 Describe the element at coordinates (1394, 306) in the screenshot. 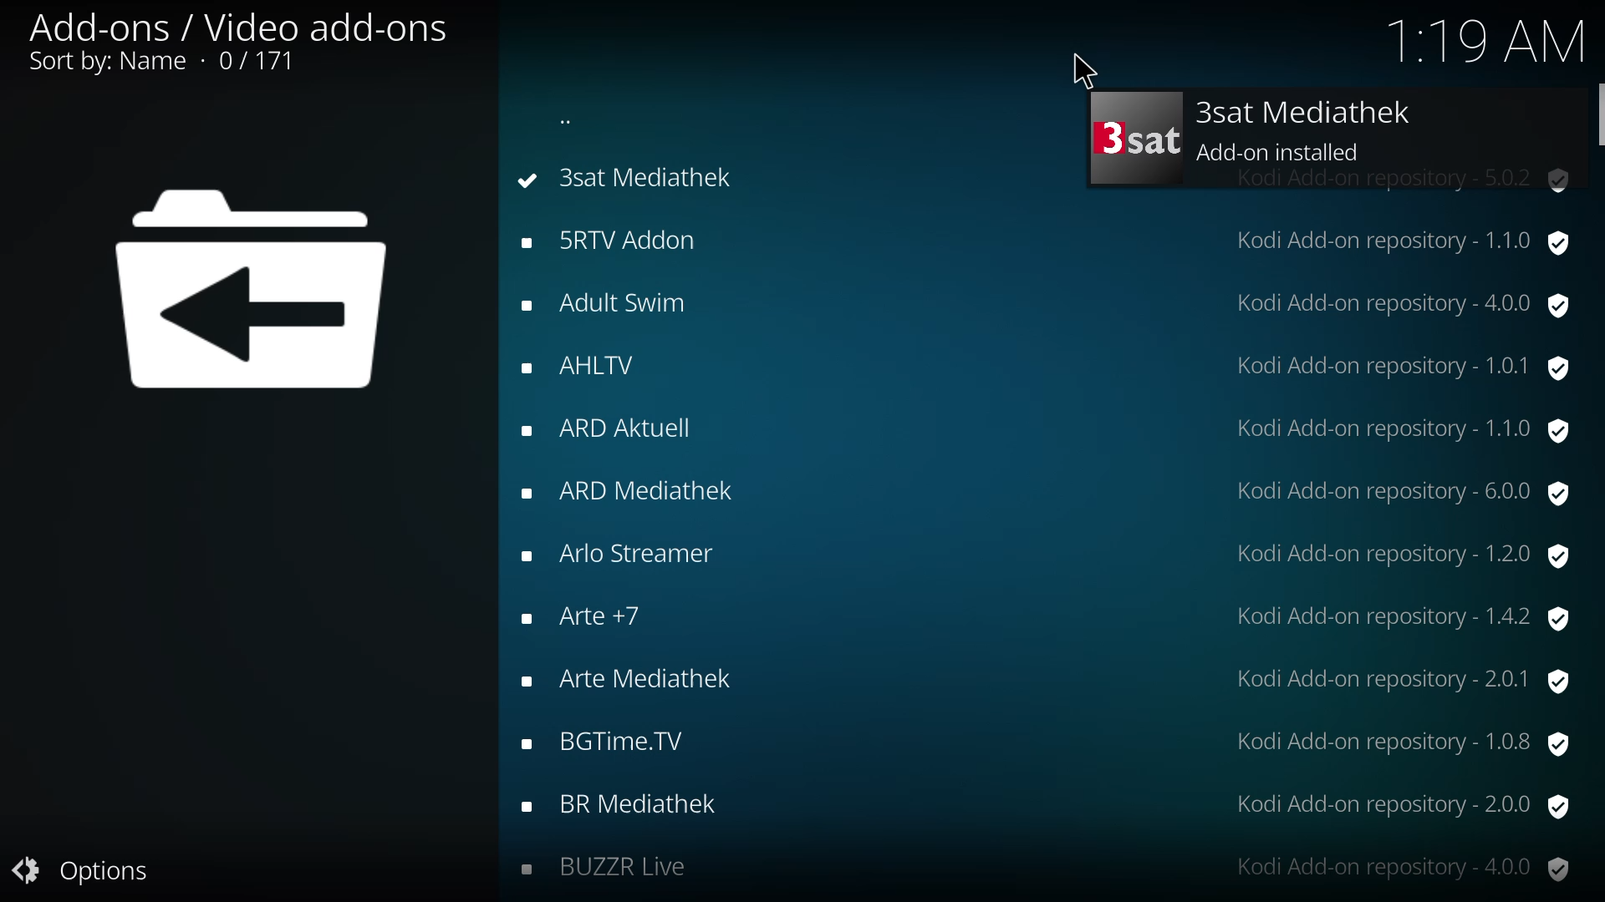

I see `version` at that location.